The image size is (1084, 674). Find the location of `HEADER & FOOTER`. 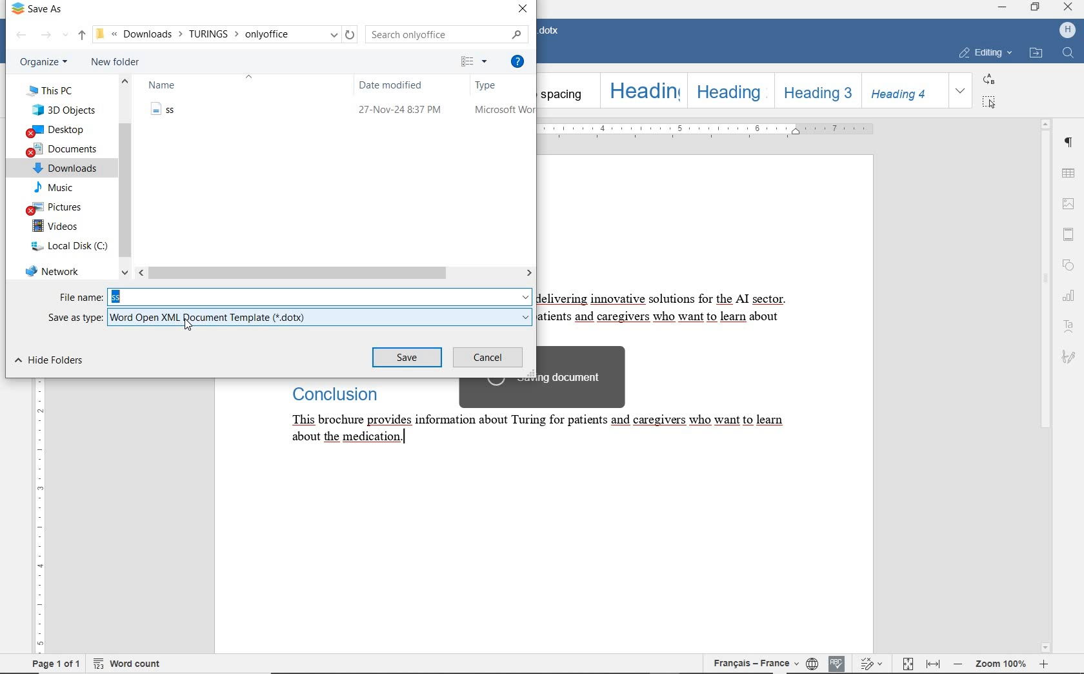

HEADER & FOOTER is located at coordinates (1069, 235).